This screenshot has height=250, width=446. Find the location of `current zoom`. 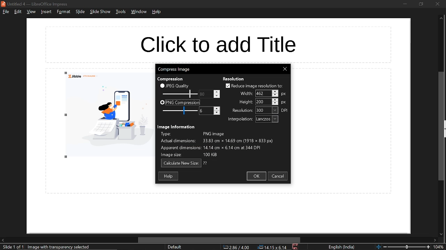

current zoom is located at coordinates (440, 247).